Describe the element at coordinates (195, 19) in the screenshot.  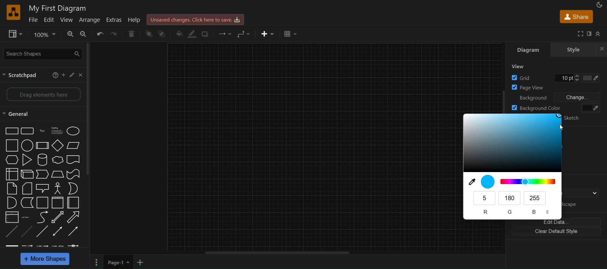
I see `click here to save` at that location.